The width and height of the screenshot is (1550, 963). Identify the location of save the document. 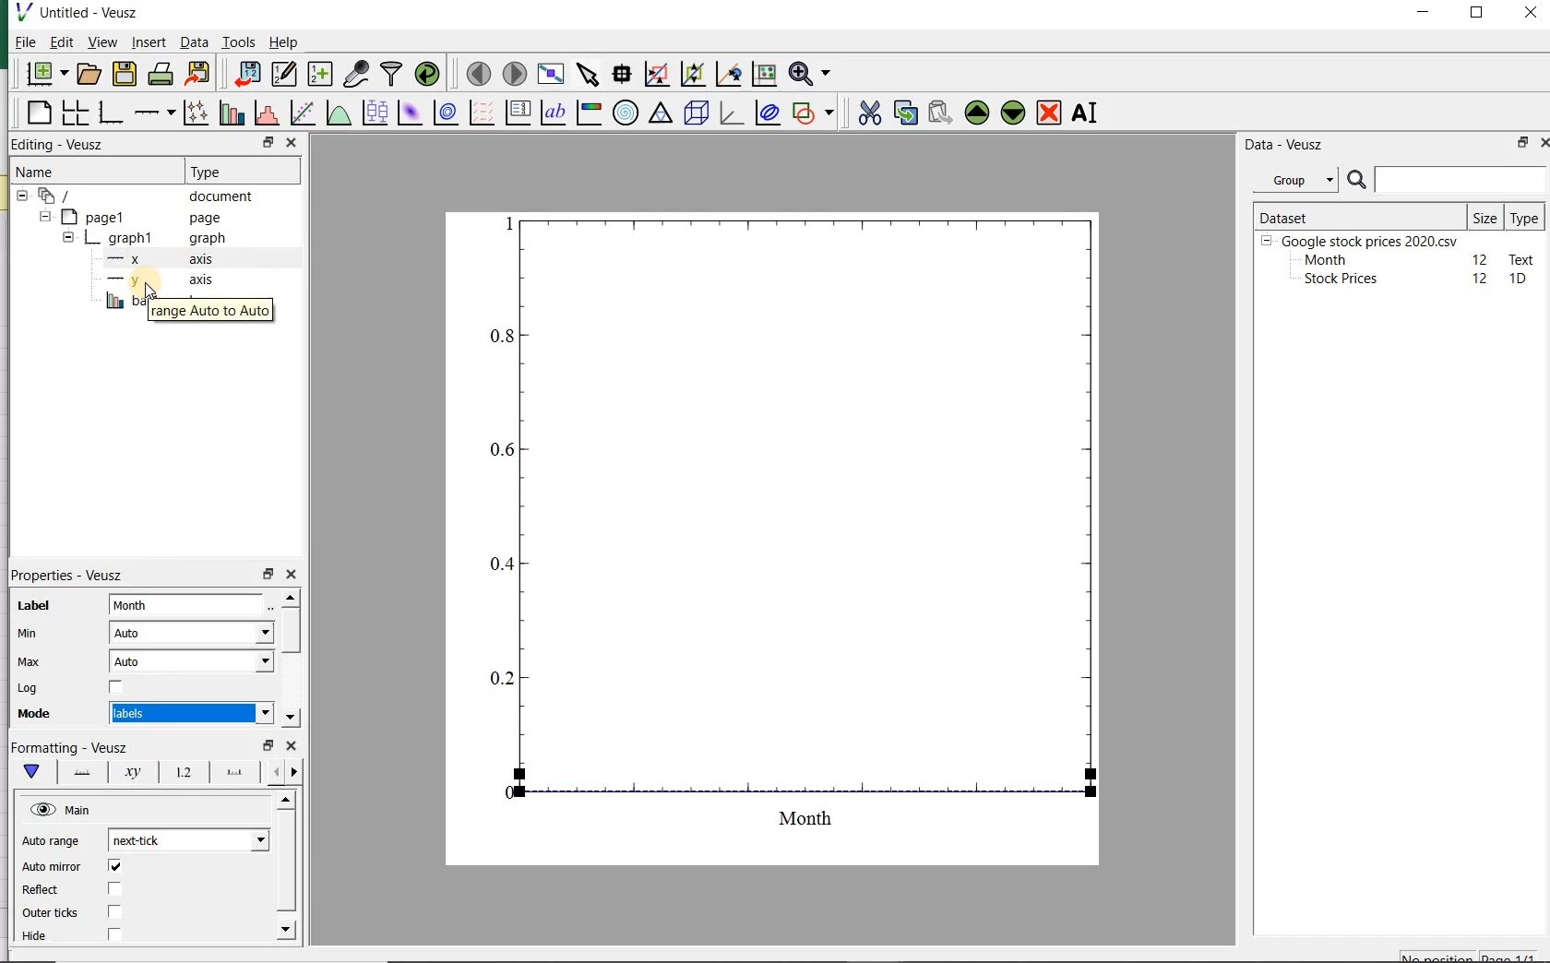
(125, 74).